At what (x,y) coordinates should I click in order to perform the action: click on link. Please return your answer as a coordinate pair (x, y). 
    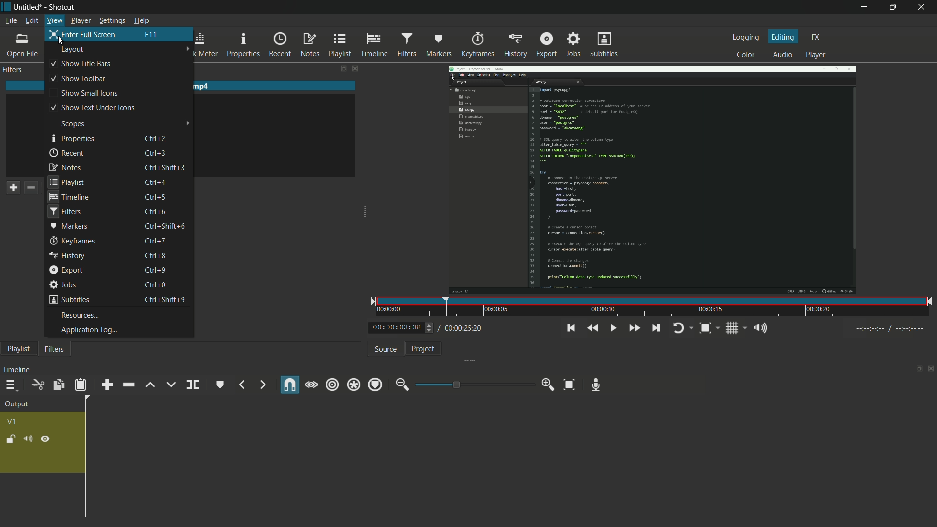
    Looking at the image, I should click on (45, 439).